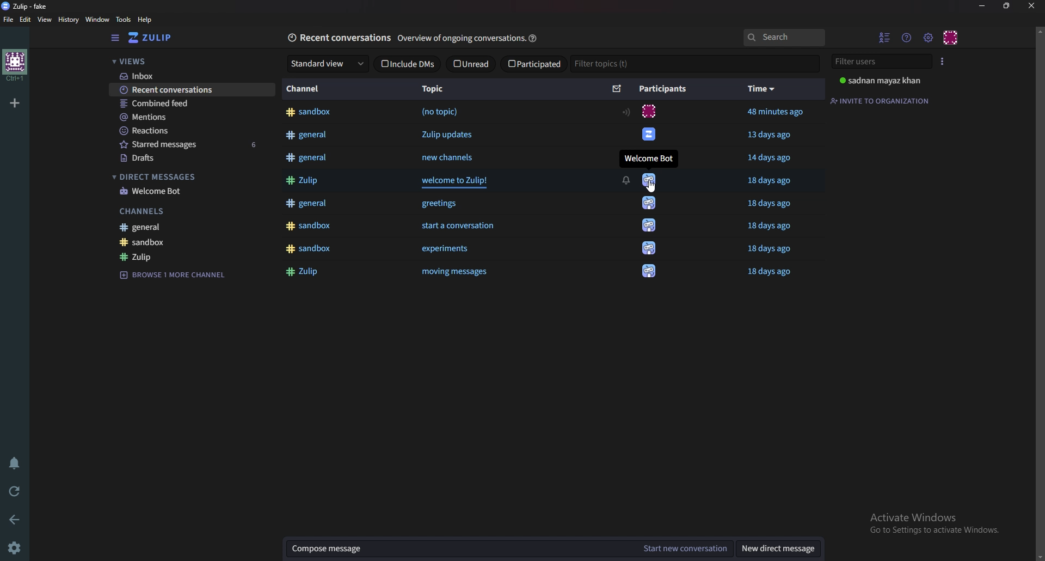 The width and height of the screenshot is (1045, 561). I want to click on (no topic), so click(441, 113).